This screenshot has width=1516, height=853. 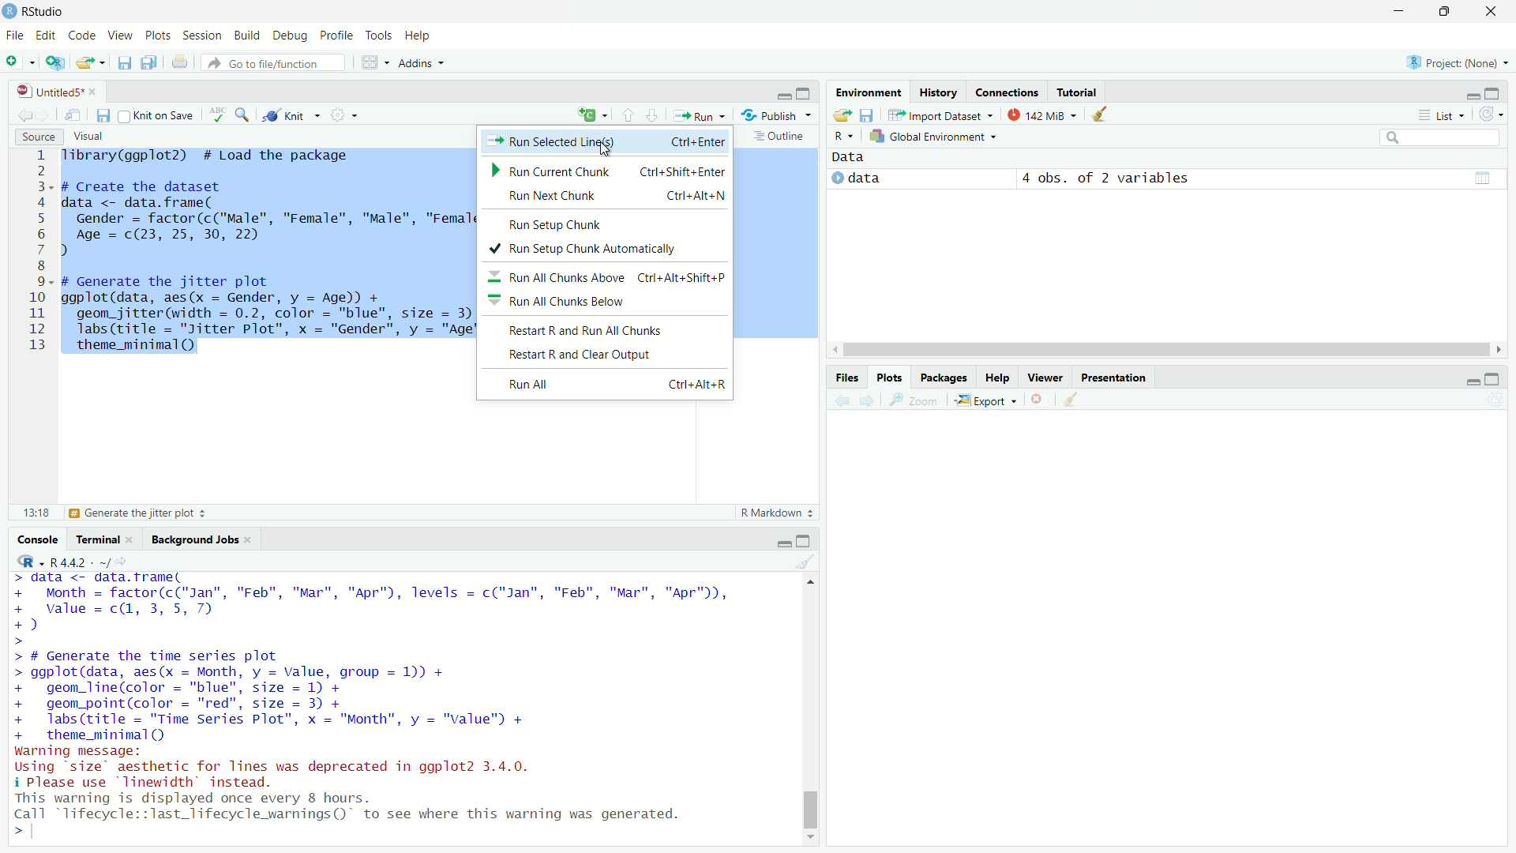 I want to click on minimize, so click(x=1397, y=9).